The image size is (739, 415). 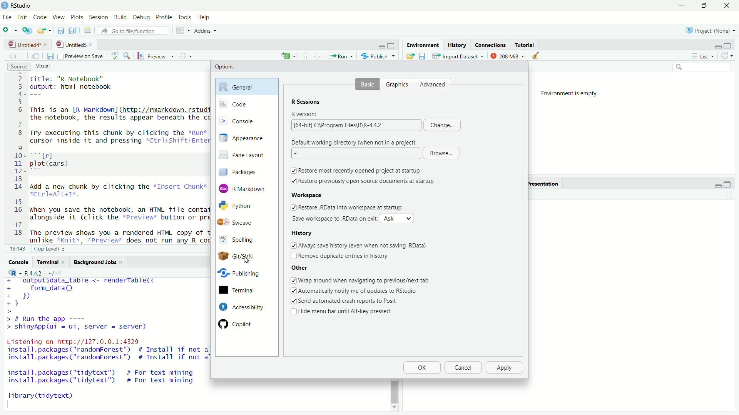 I want to click on Background Jobs, so click(x=99, y=262).